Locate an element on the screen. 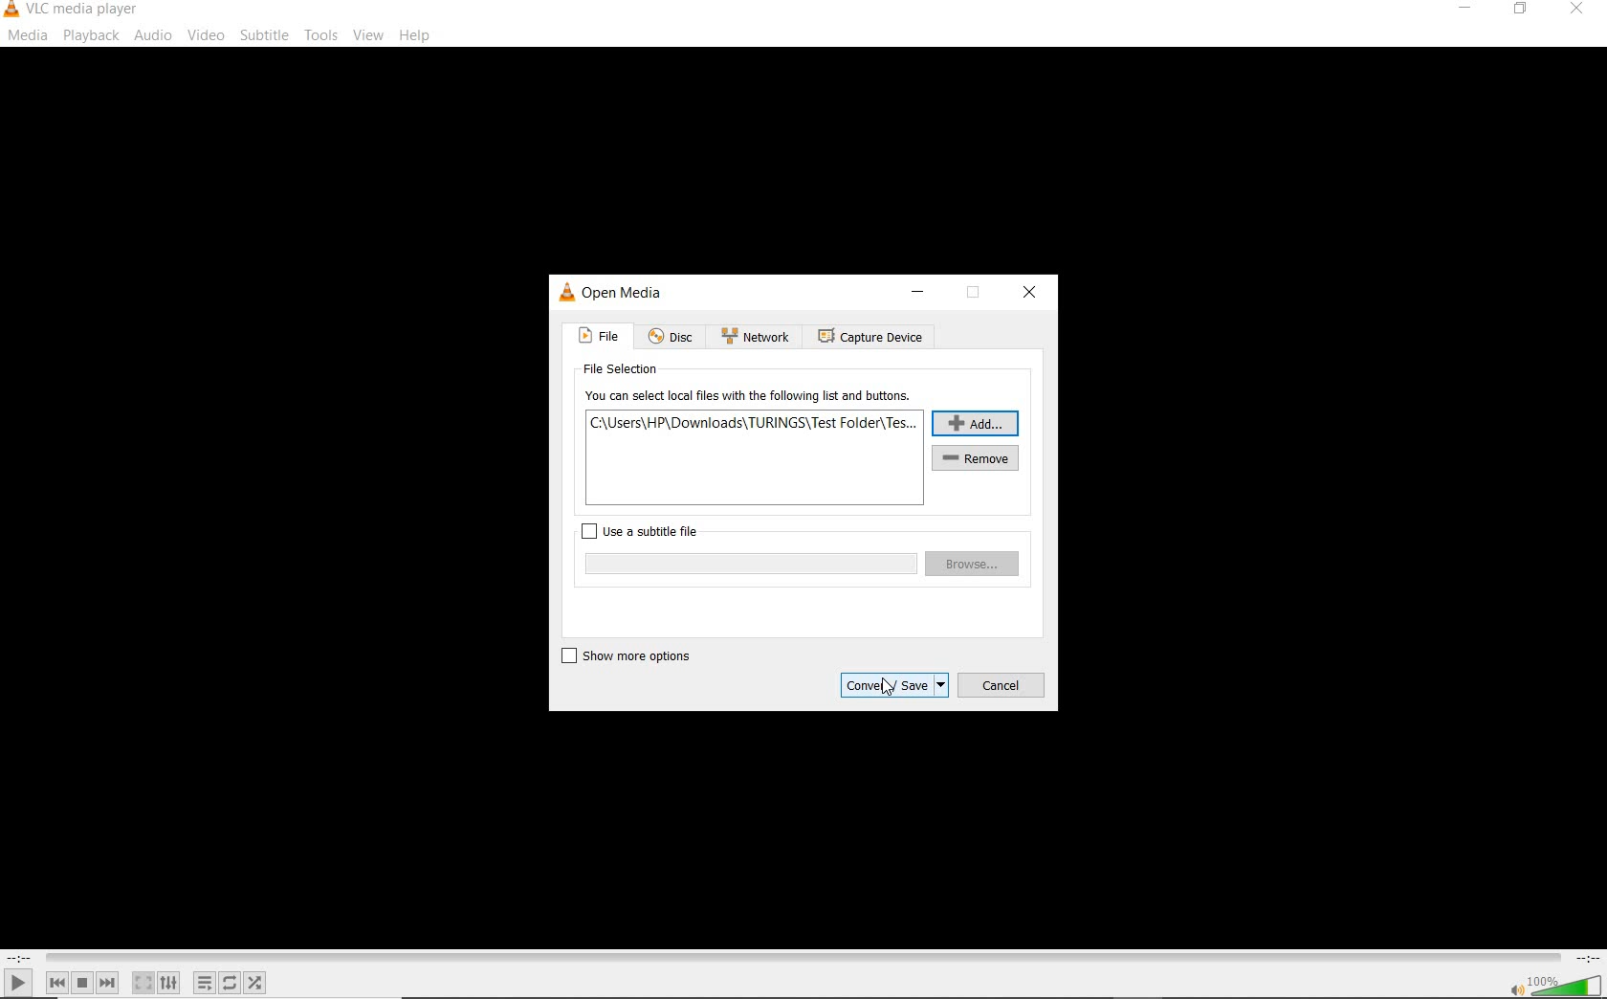 The width and height of the screenshot is (1607, 999). you can select local files with the following list and buttons. is located at coordinates (750, 396).